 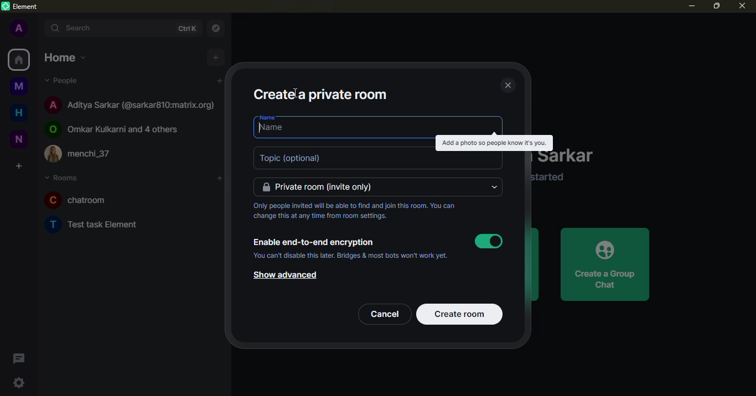 I want to click on quick settings, so click(x=18, y=382).